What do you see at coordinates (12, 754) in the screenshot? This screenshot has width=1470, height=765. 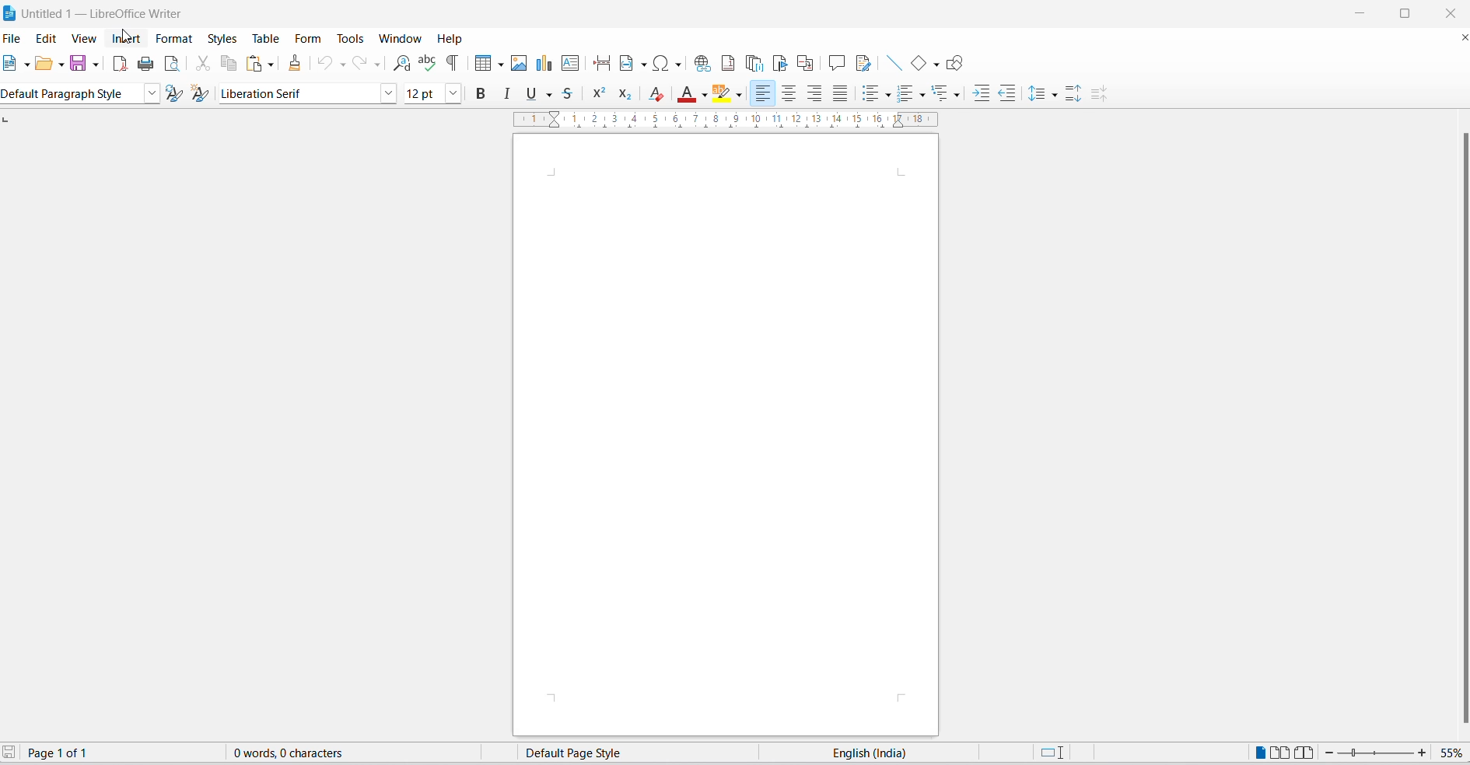 I see `save` at bounding box center [12, 754].